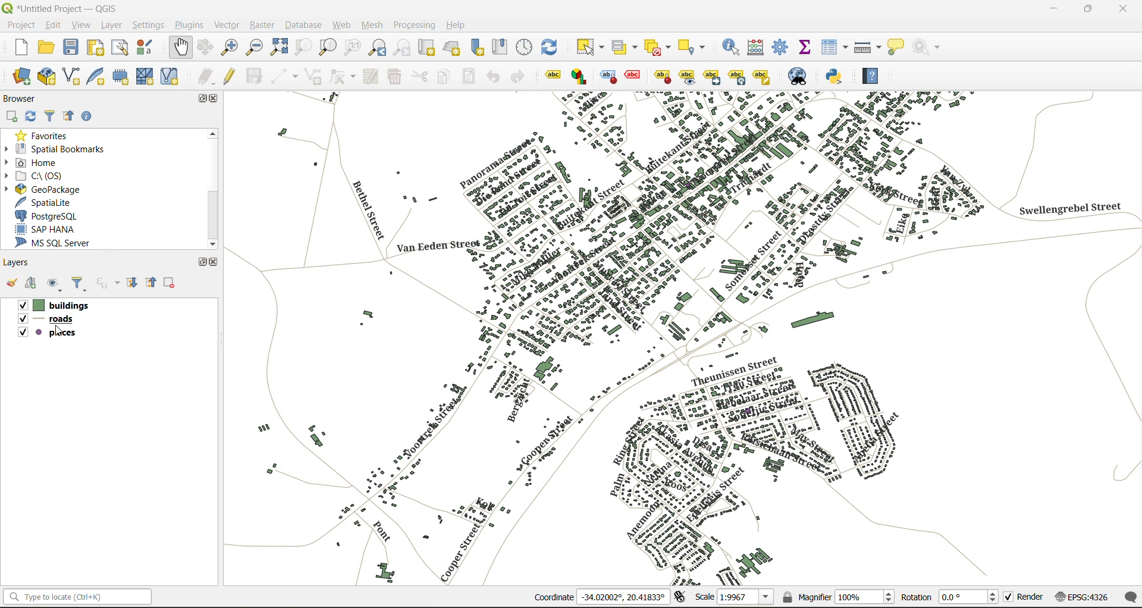 Image resolution: width=1142 pixels, height=608 pixels. What do you see at coordinates (1128, 597) in the screenshot?
I see `log messages` at bounding box center [1128, 597].